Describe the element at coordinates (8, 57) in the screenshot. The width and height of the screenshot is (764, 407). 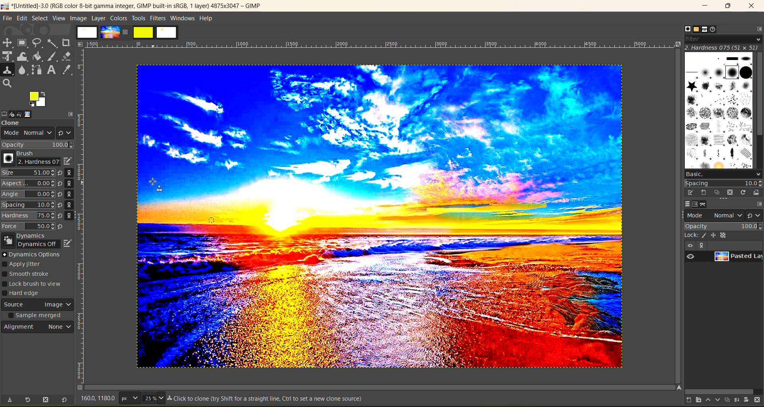
I see `scale` at that location.